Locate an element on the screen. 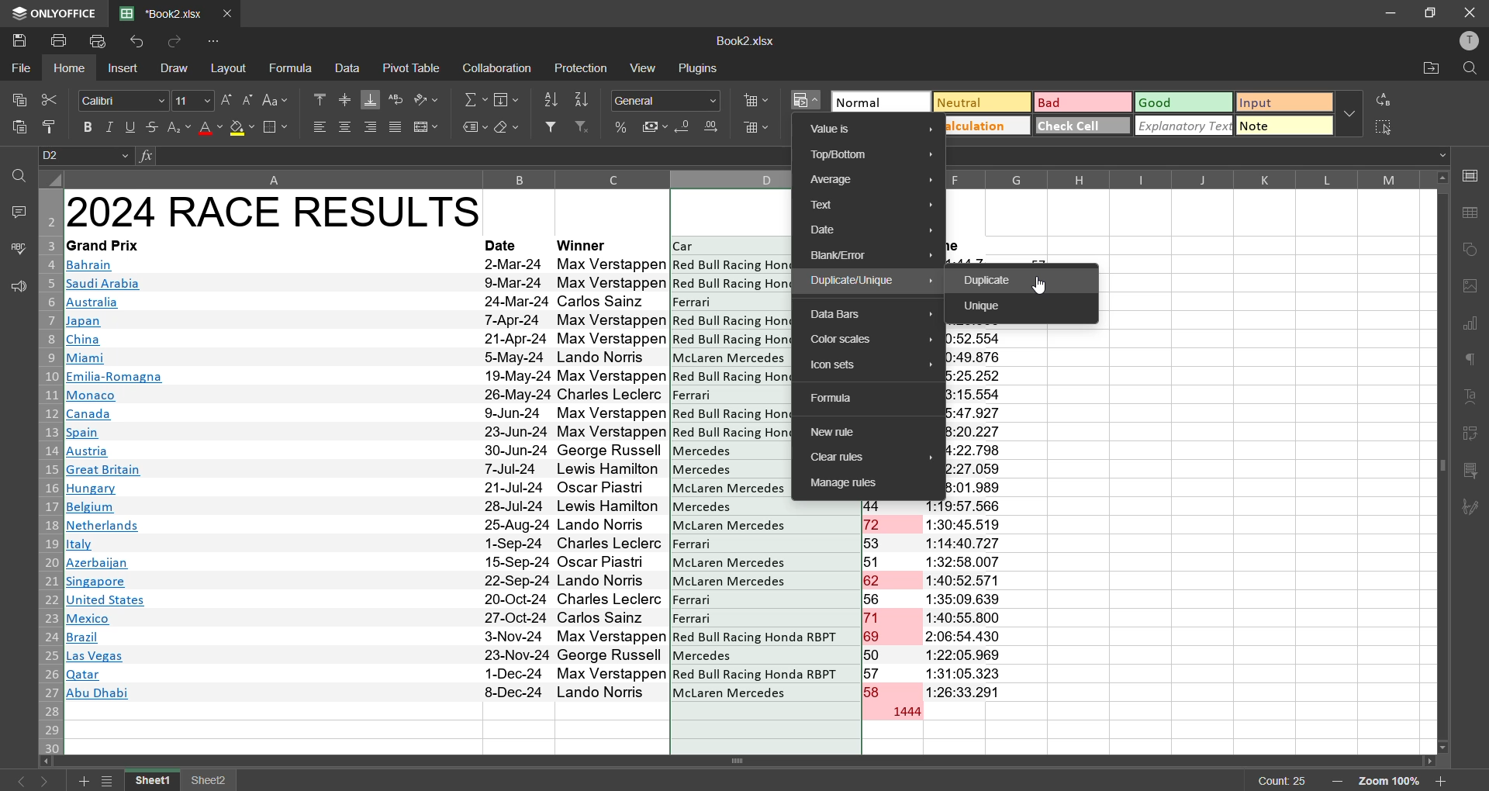 The image size is (1489, 791). layout is located at coordinates (232, 68).